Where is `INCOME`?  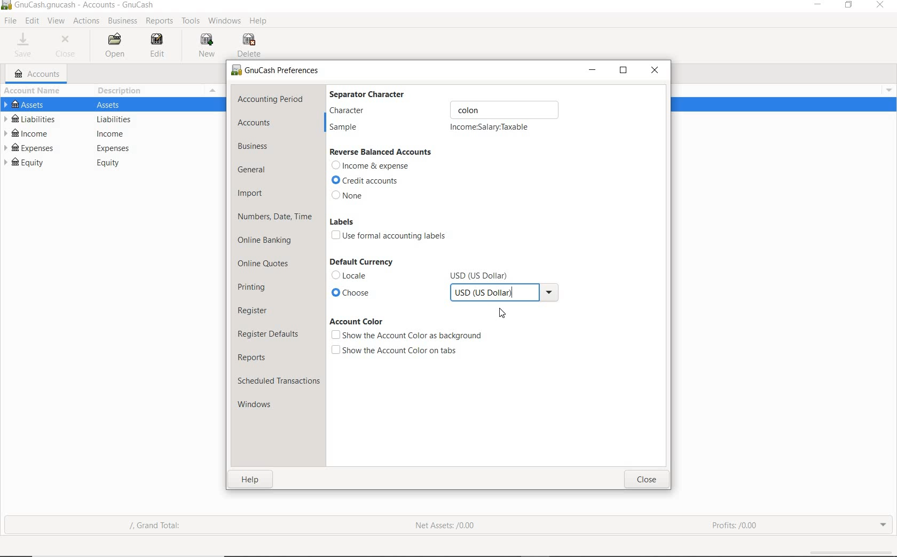
INCOME is located at coordinates (40, 133).